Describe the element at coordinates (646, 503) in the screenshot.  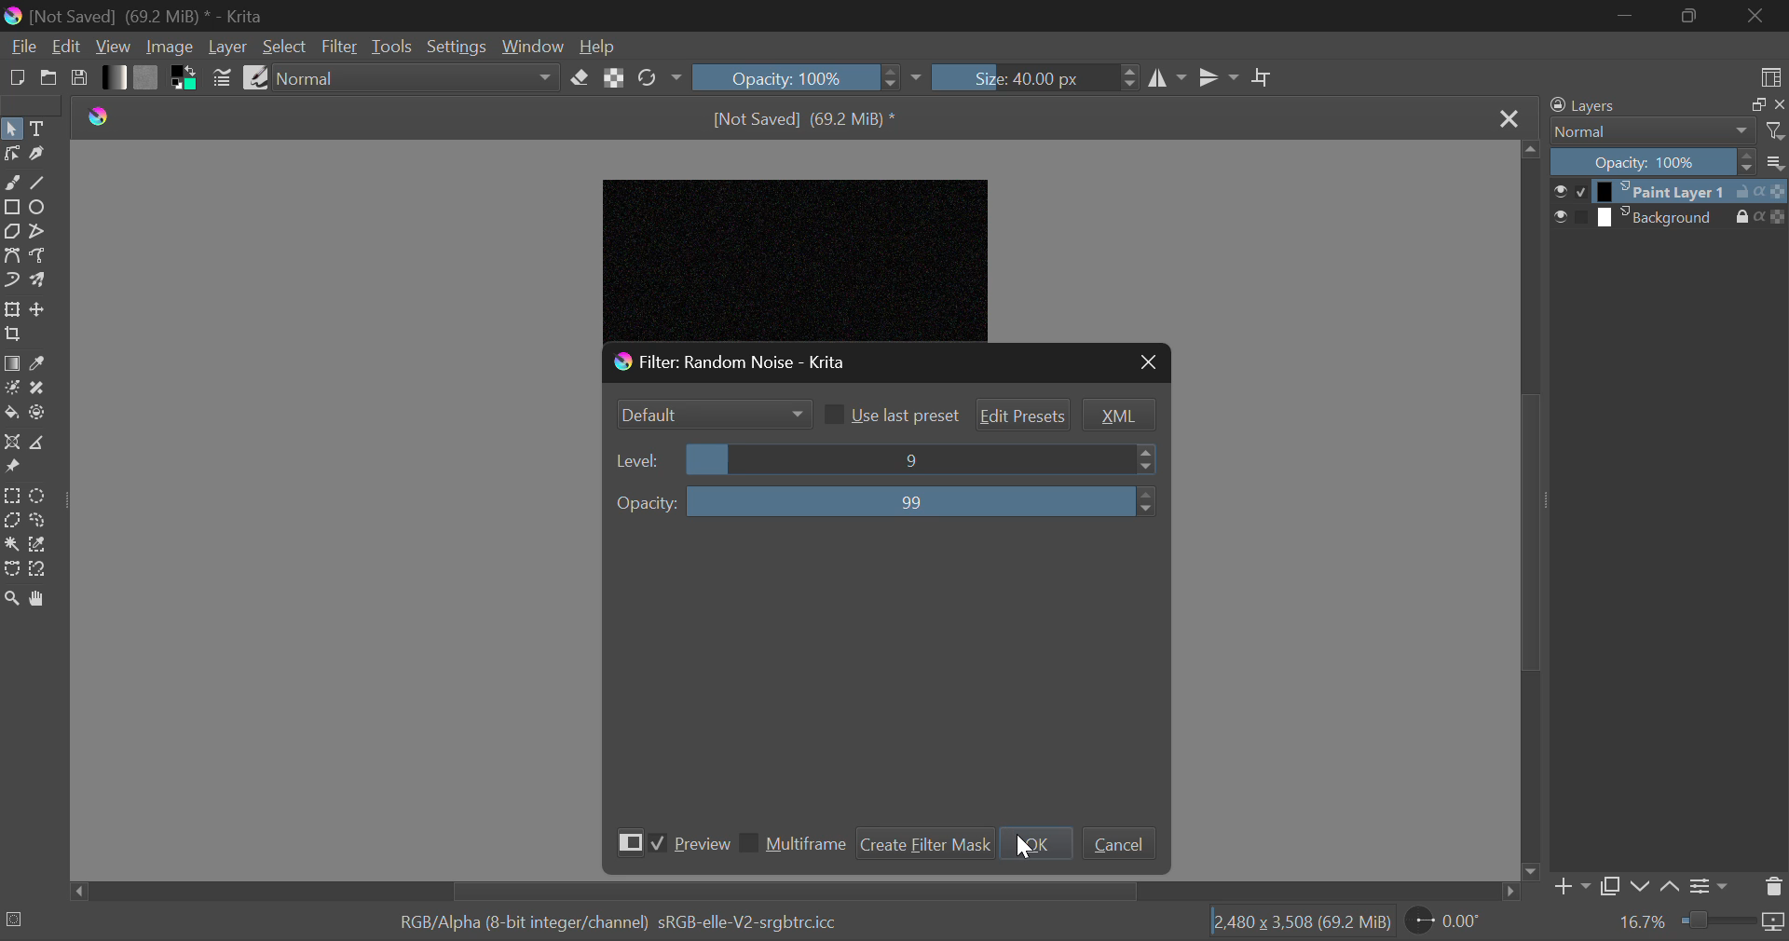
I see `opacity` at that location.